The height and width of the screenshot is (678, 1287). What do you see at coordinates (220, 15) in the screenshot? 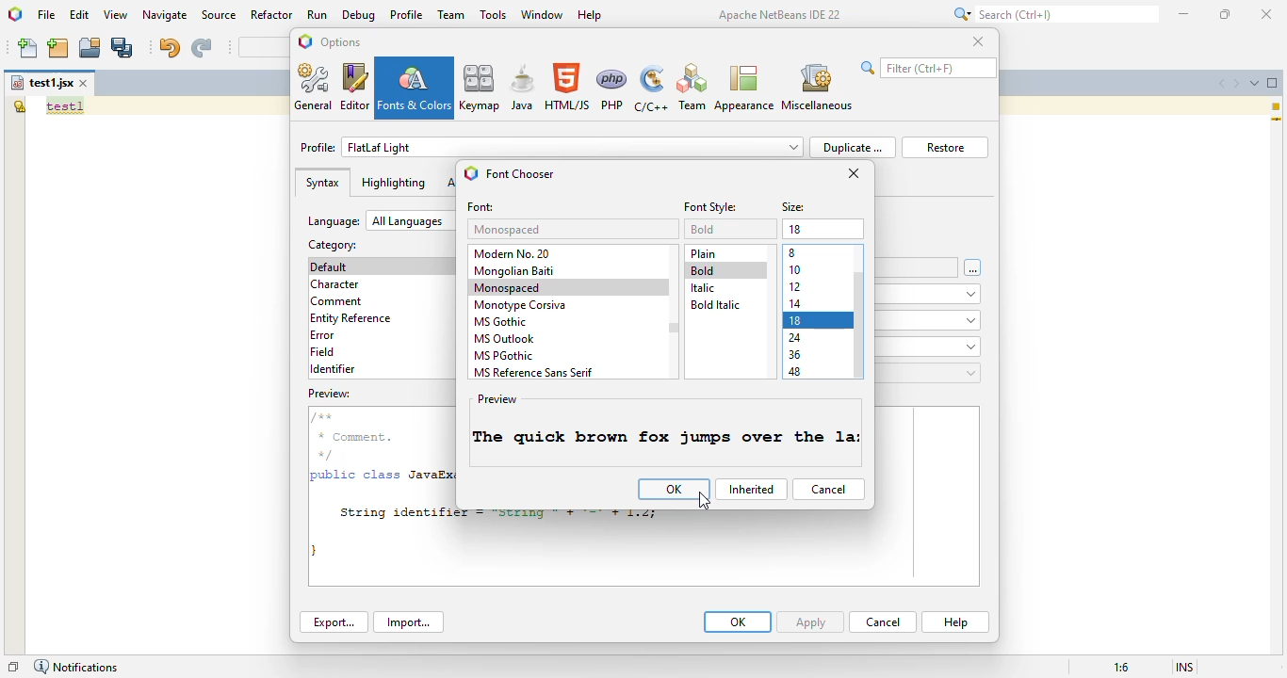
I see `source` at bounding box center [220, 15].